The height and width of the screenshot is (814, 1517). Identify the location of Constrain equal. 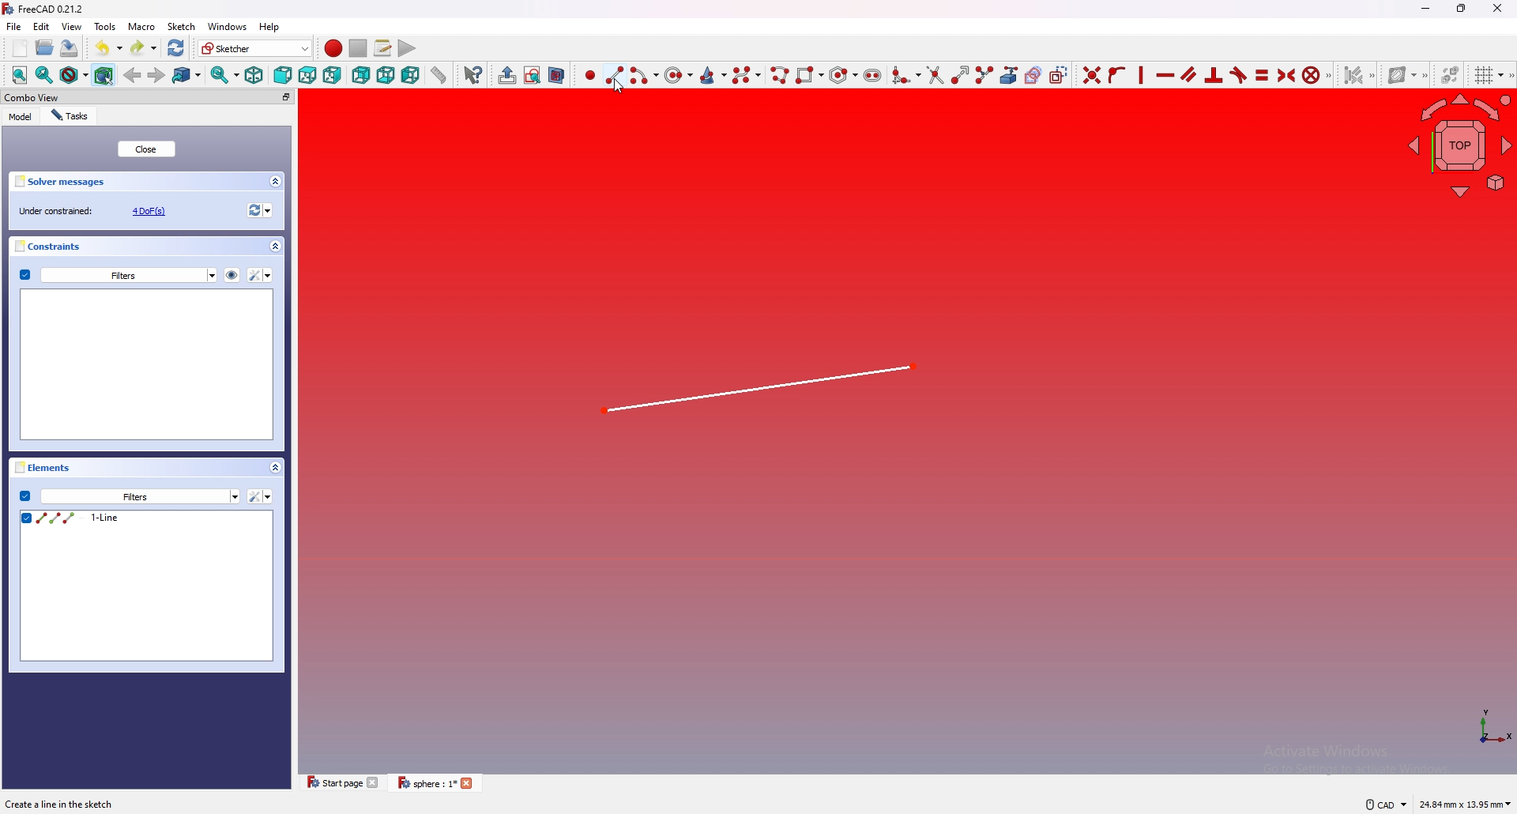
(1262, 74).